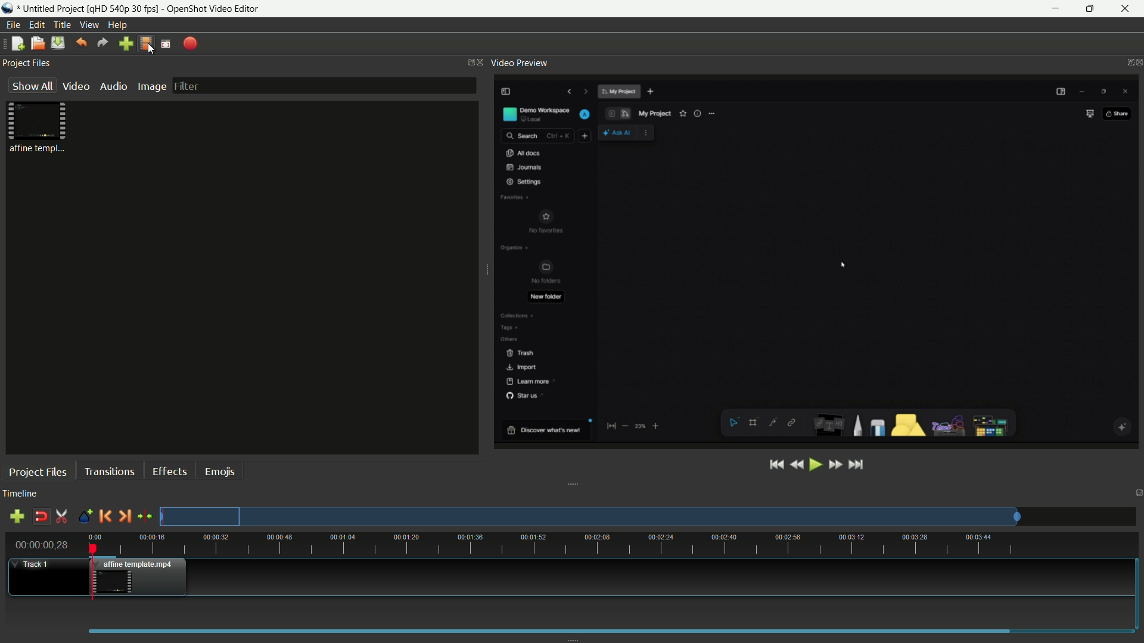 The height and width of the screenshot is (643, 1144). I want to click on profile, so click(146, 43).